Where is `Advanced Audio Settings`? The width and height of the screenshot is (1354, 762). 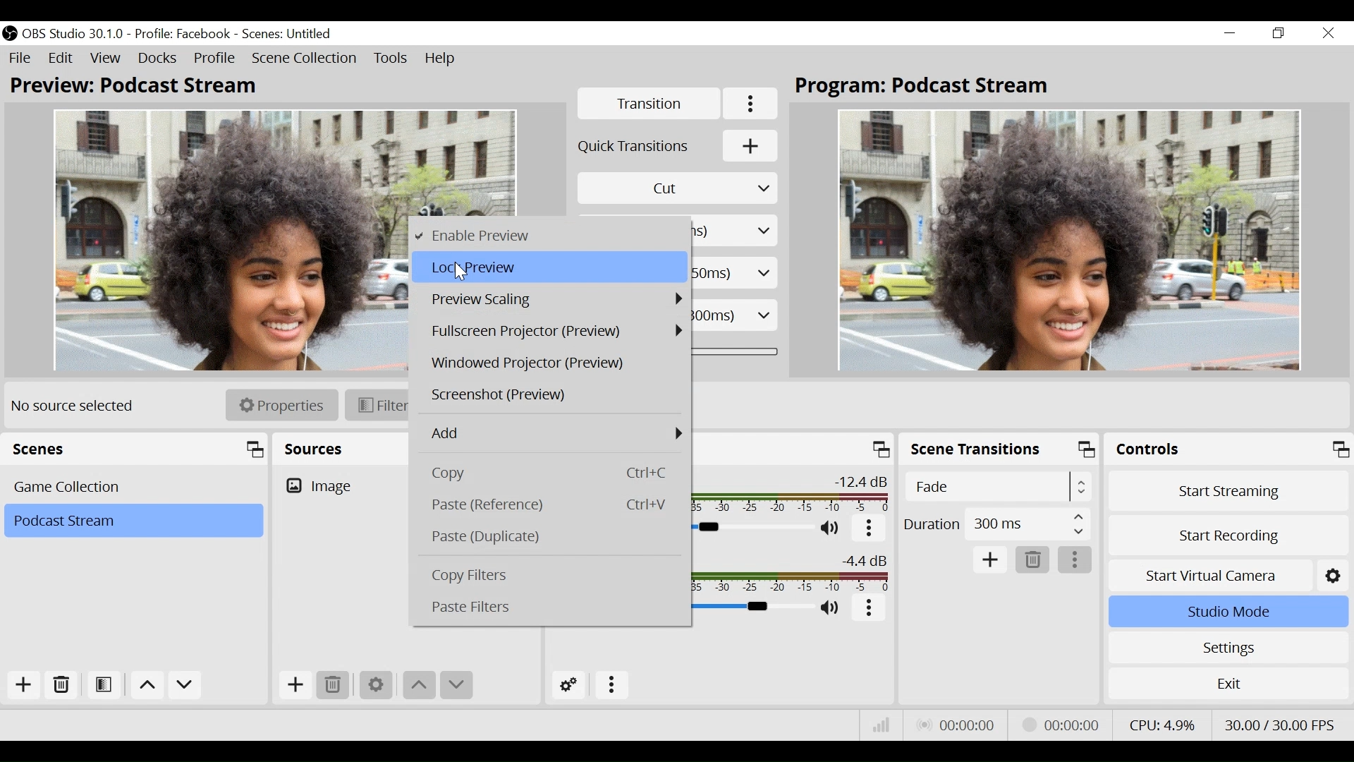 Advanced Audio Settings is located at coordinates (568, 685).